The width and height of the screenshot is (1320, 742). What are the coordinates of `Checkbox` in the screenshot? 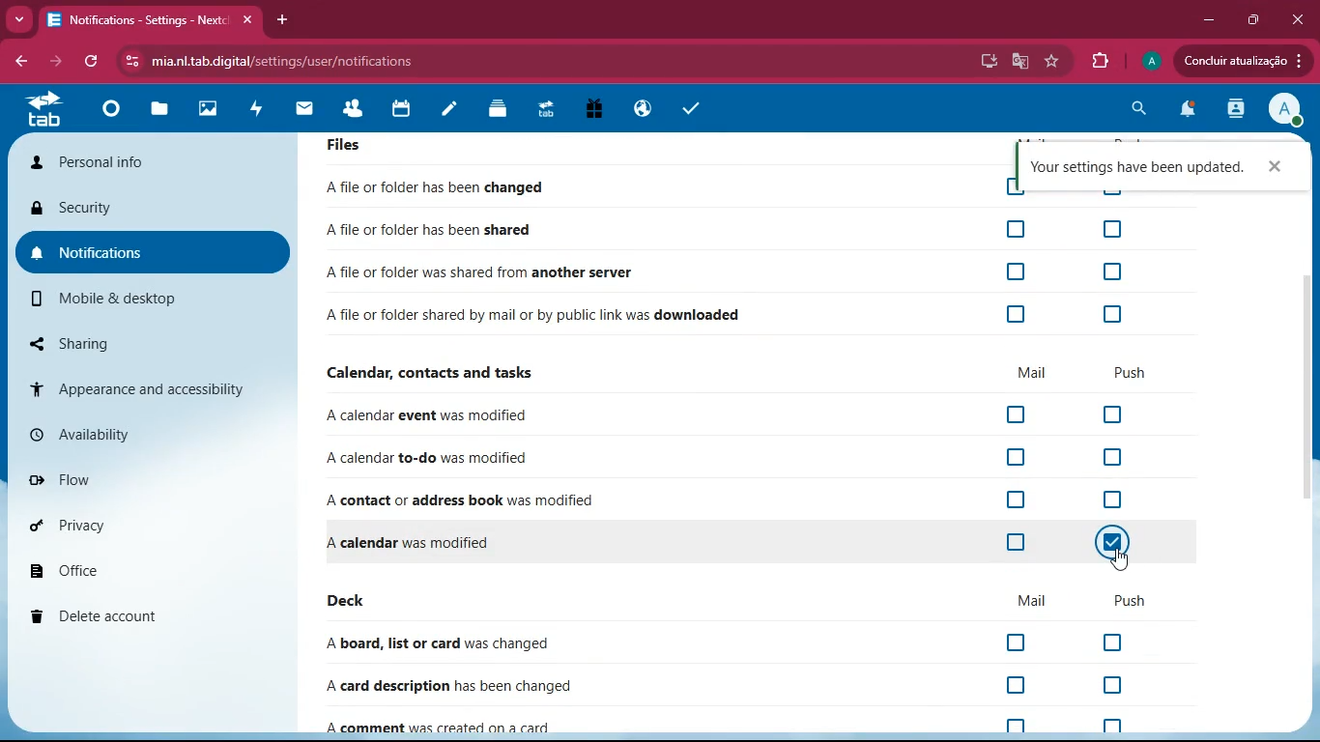 It's located at (1019, 272).